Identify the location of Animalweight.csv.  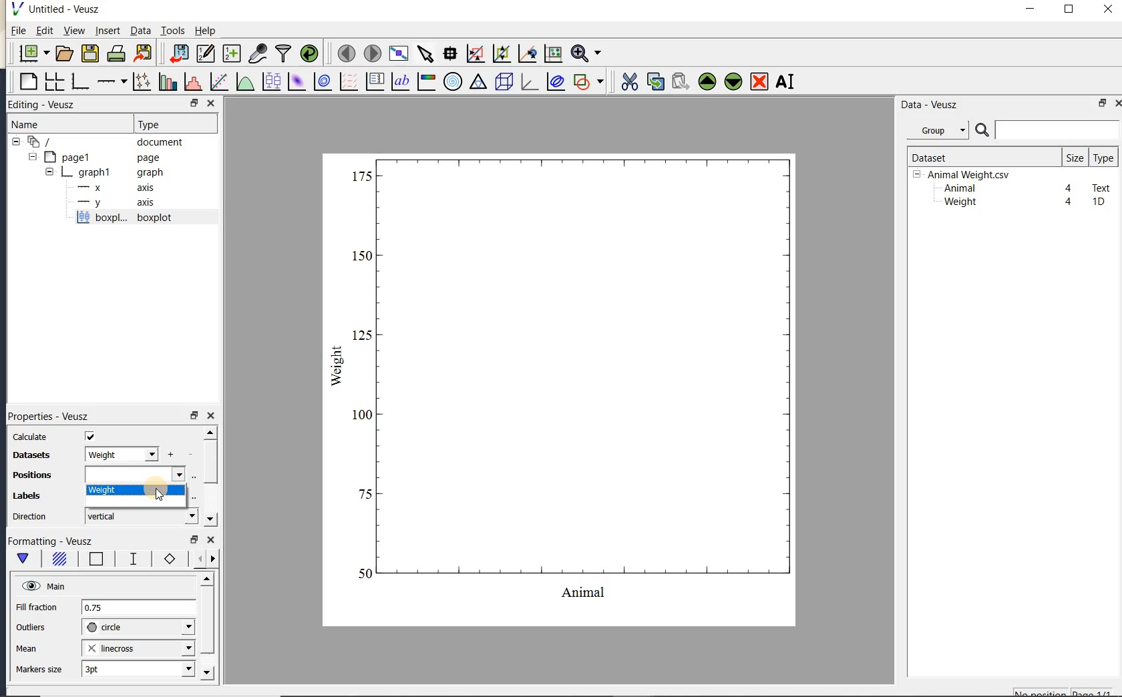
(964, 175).